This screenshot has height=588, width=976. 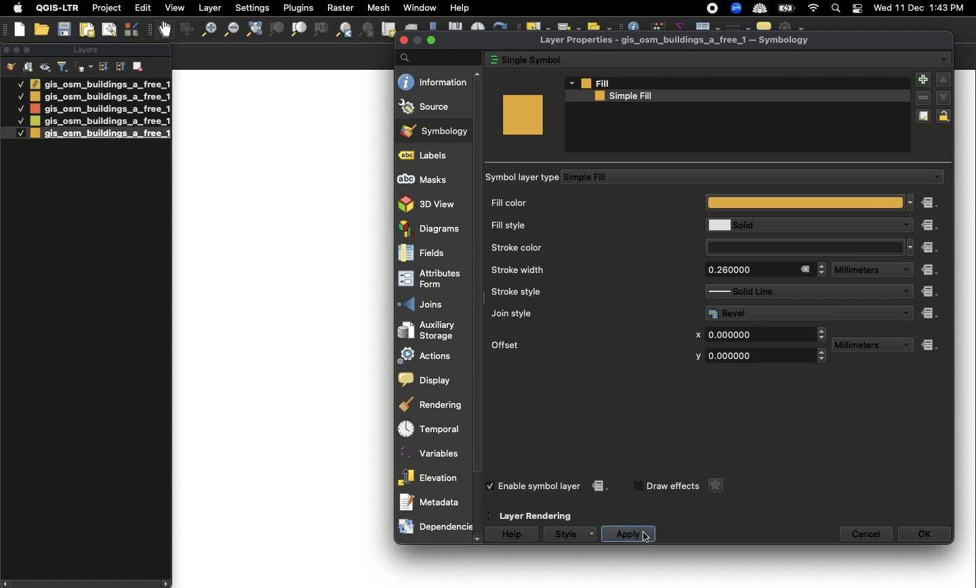 What do you see at coordinates (43, 30) in the screenshot?
I see `Open` at bounding box center [43, 30].